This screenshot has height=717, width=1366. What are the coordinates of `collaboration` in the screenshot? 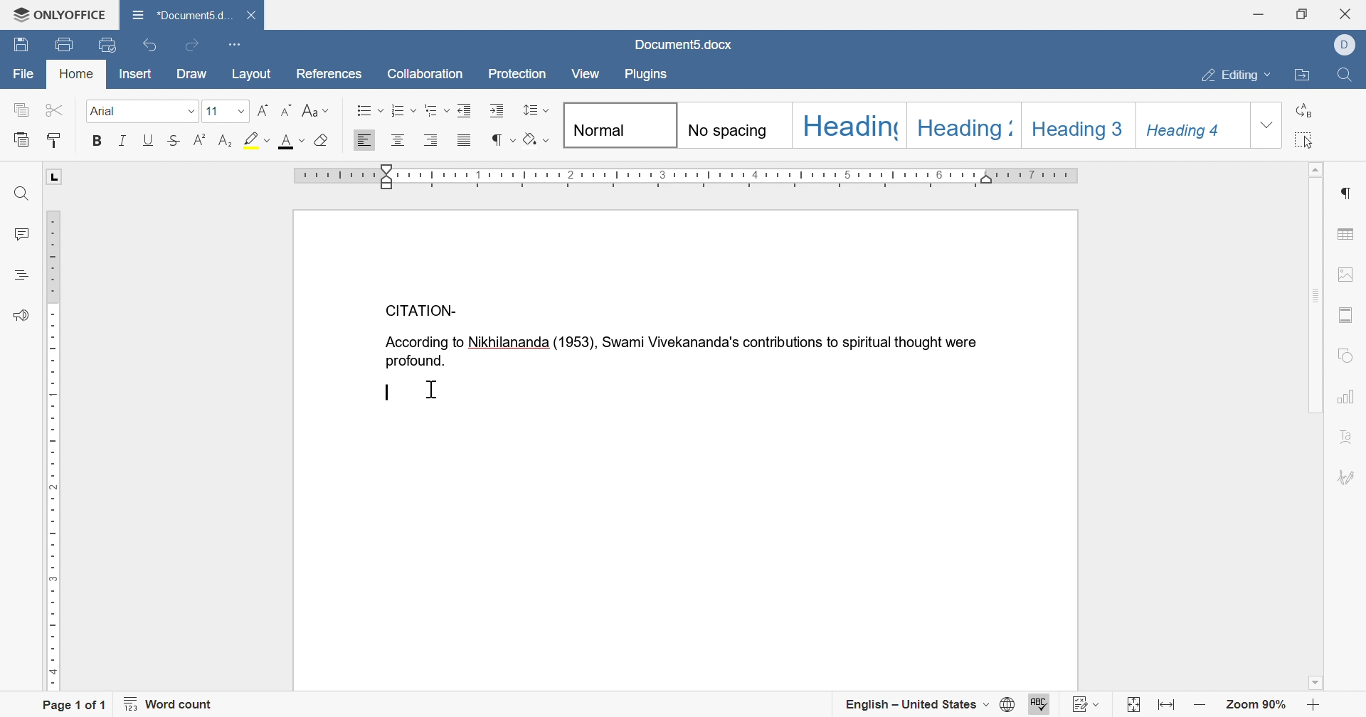 It's located at (425, 75).